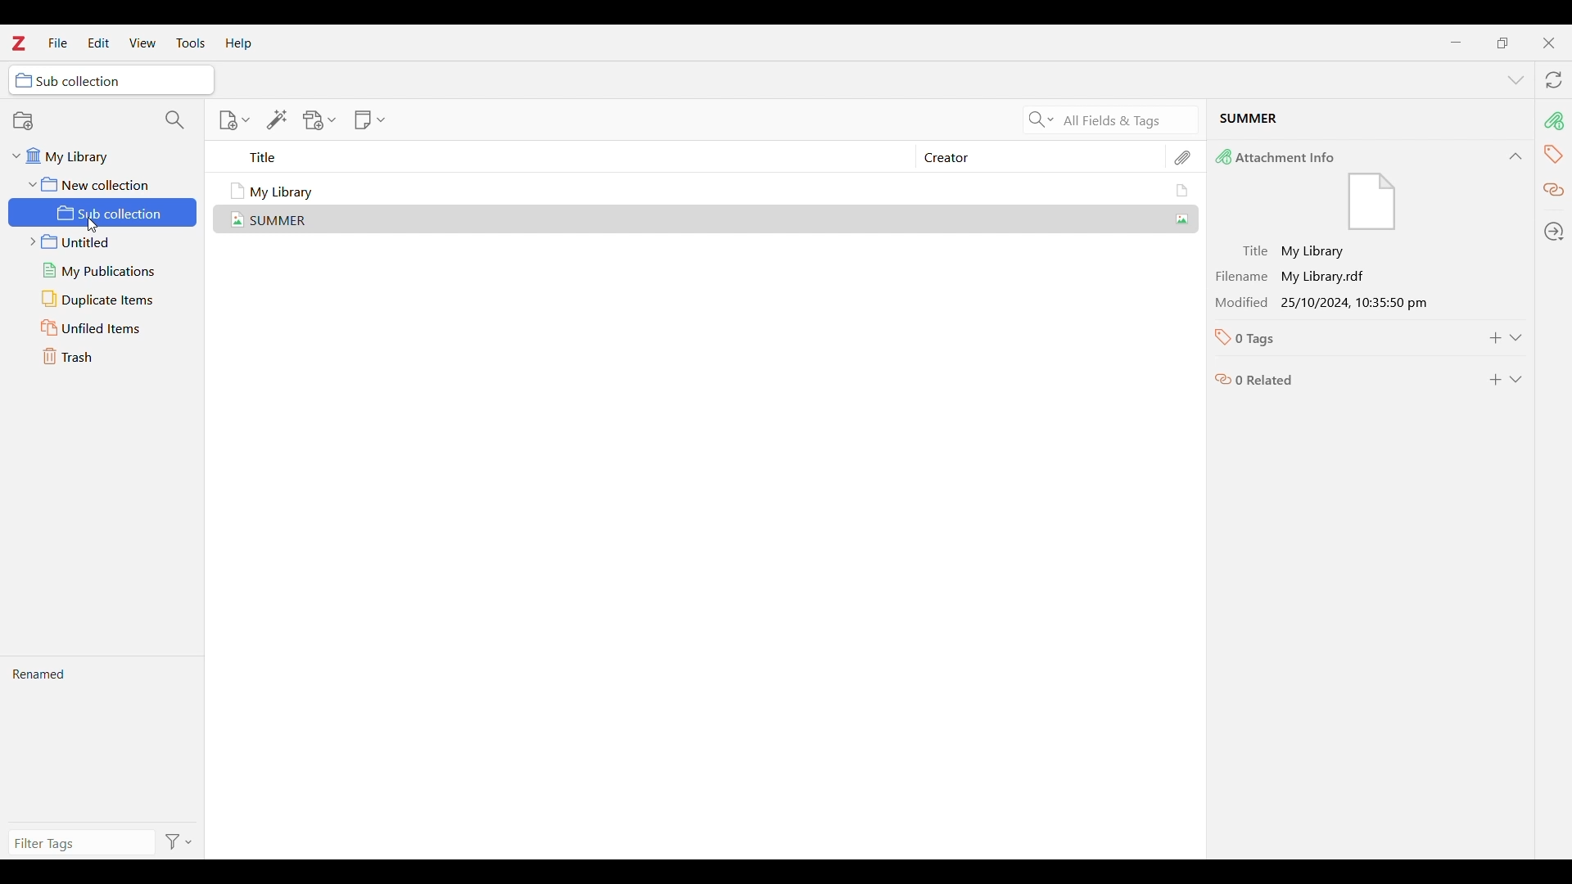 This screenshot has width=1572, height=884. I want to click on Current selected file, so click(1370, 121).